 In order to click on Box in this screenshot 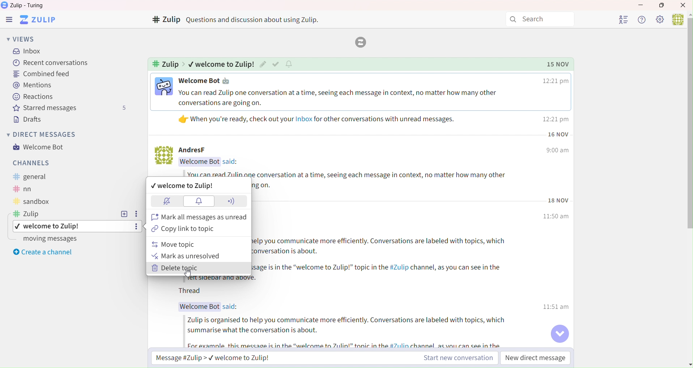, I will do `click(663, 5)`.